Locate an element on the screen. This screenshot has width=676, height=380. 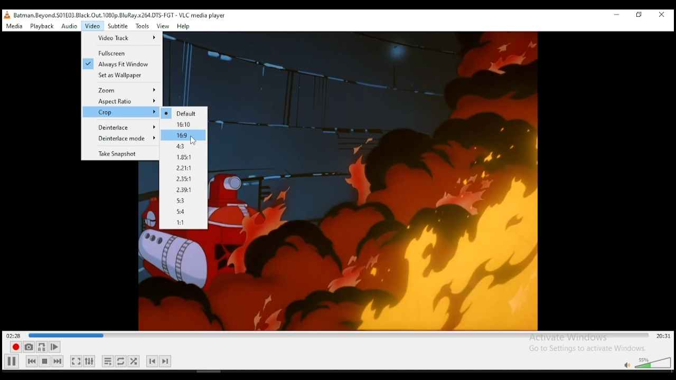
Crop is located at coordinates (121, 112).